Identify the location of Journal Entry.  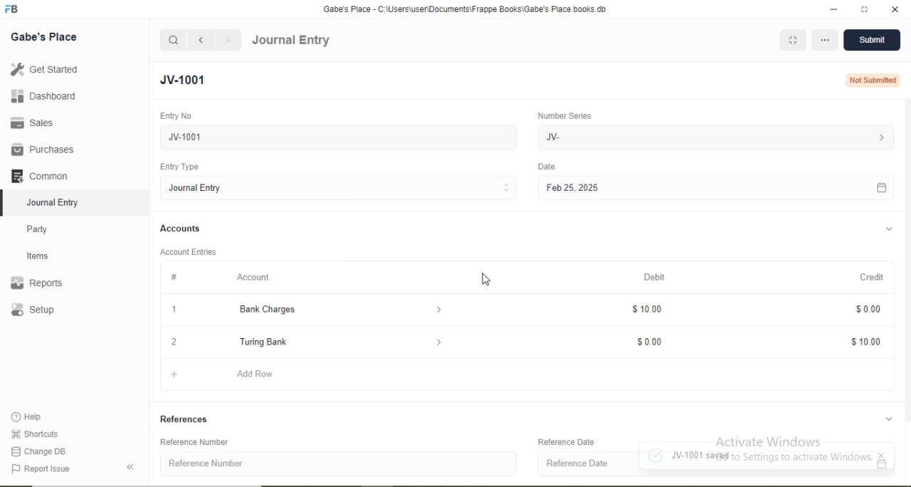
(340, 187).